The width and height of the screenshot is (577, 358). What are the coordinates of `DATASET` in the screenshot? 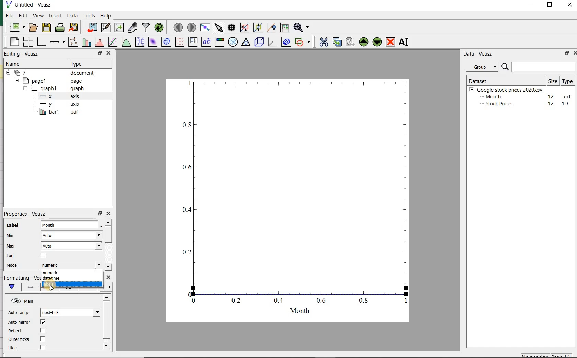 It's located at (506, 80).